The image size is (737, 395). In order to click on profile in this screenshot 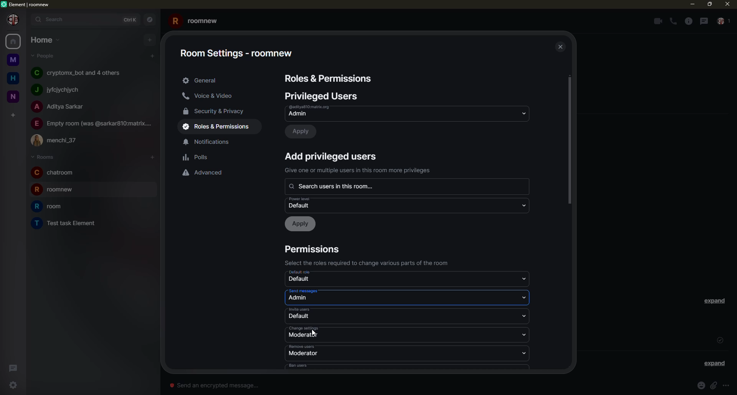, I will do `click(14, 20)`.